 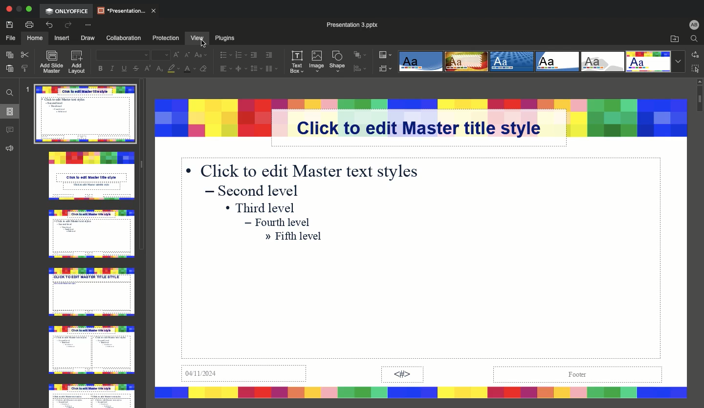 What do you see at coordinates (677, 61) in the screenshot?
I see `More styles` at bounding box center [677, 61].